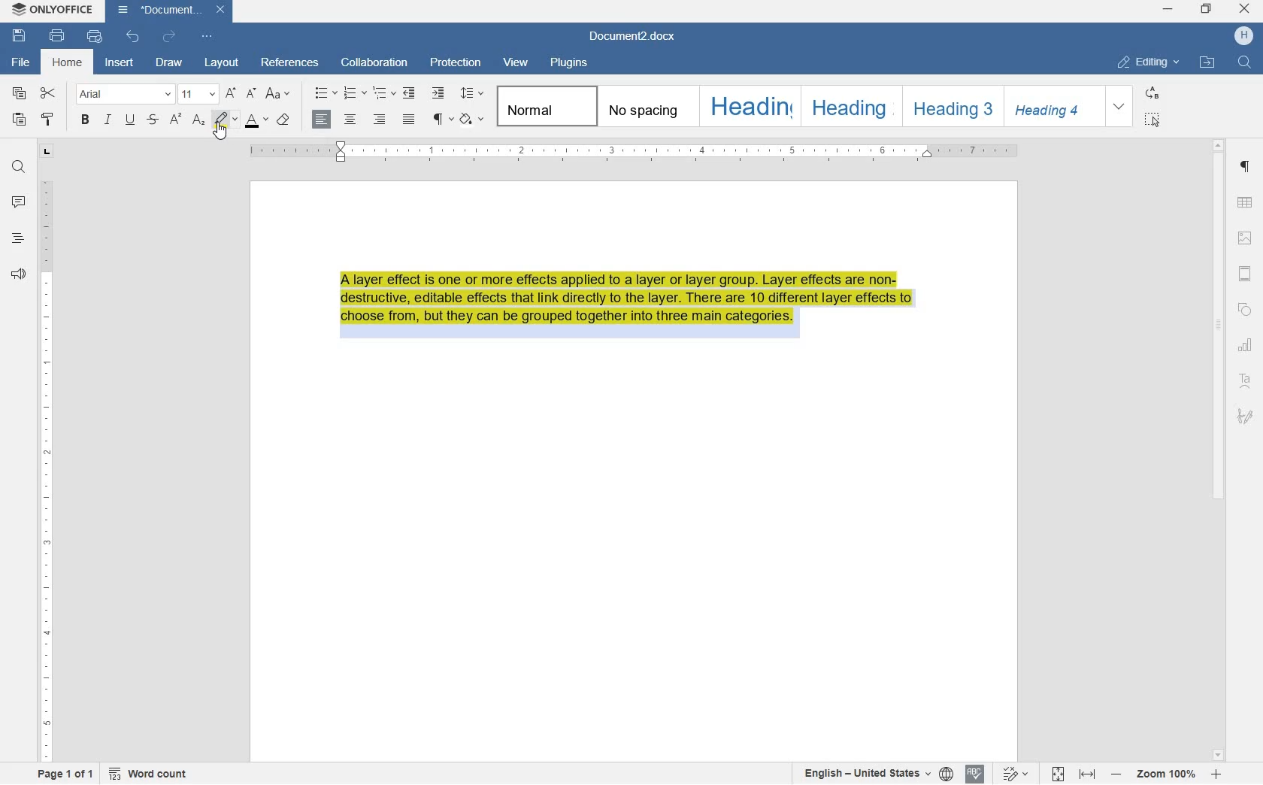 The width and height of the screenshot is (1263, 785). Describe the element at coordinates (198, 120) in the screenshot. I see `SUBSCRIPT` at that location.